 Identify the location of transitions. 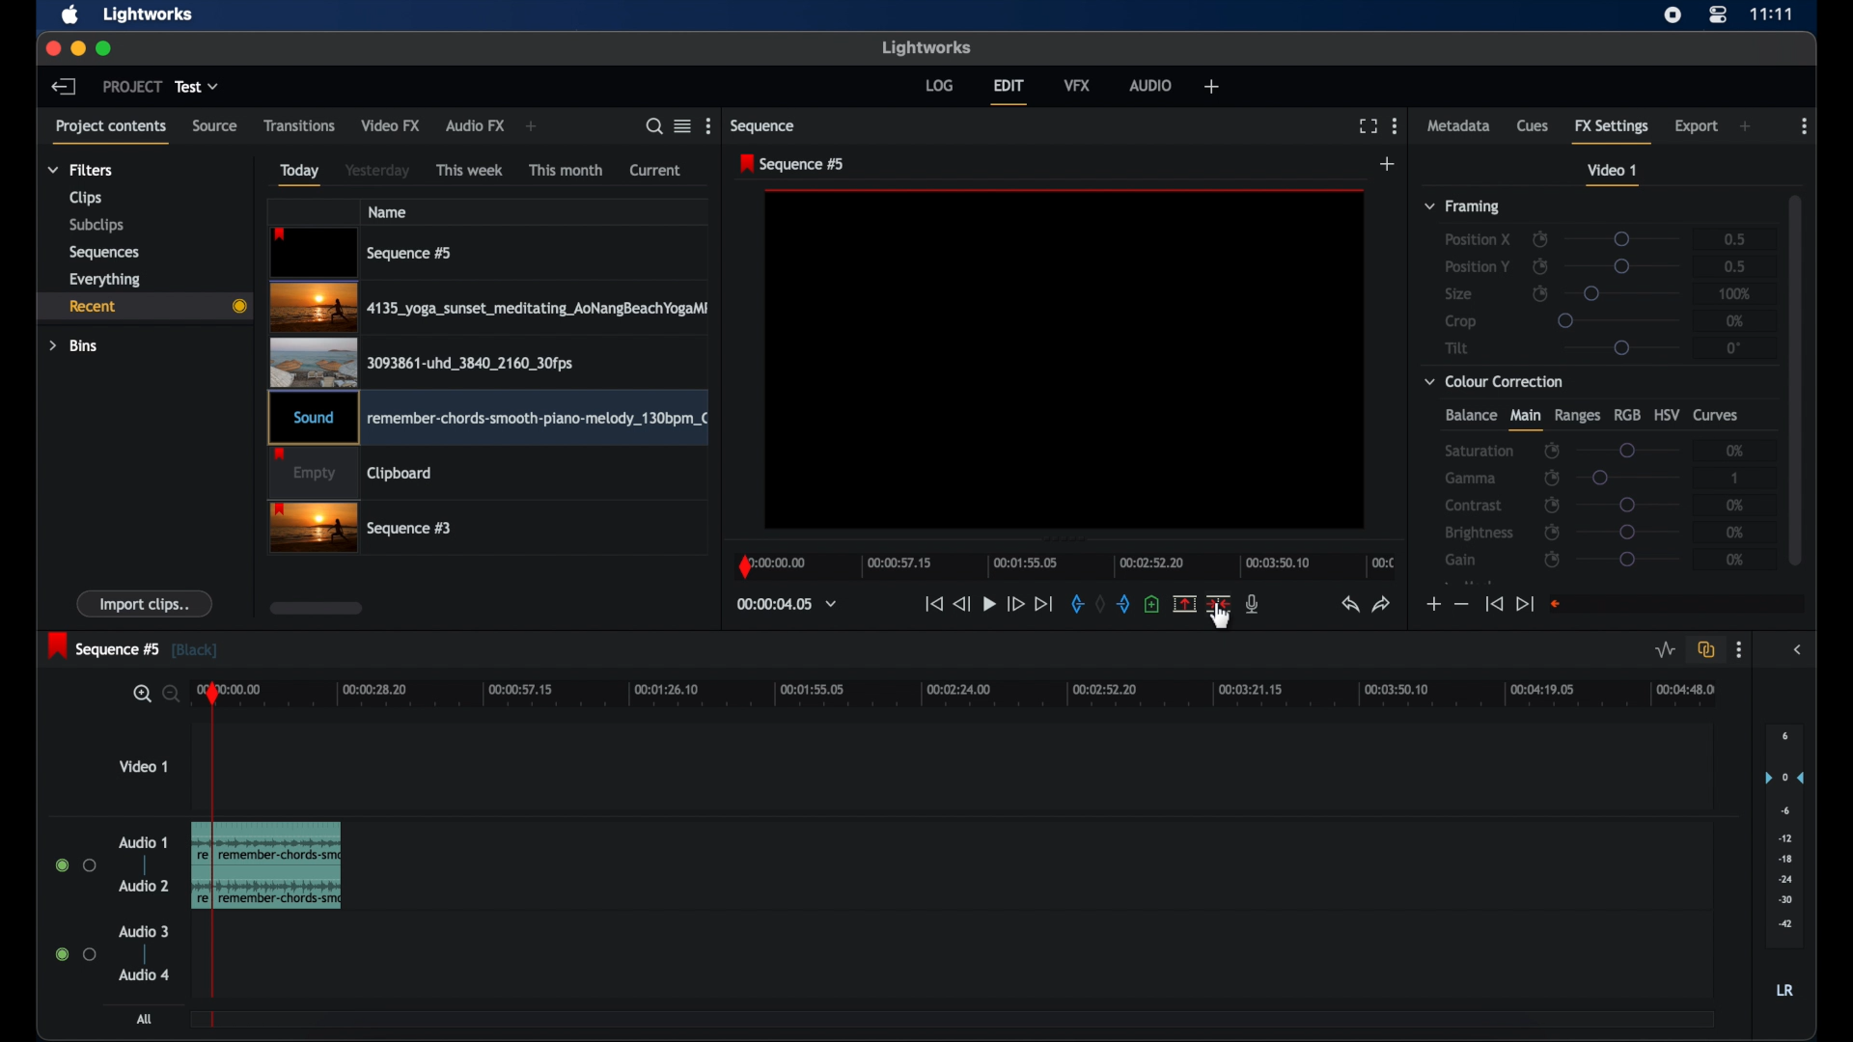
(299, 125).